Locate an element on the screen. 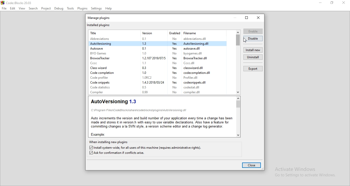 The width and height of the screenshot is (350, 186). 1.0 is located at coordinates (145, 53).